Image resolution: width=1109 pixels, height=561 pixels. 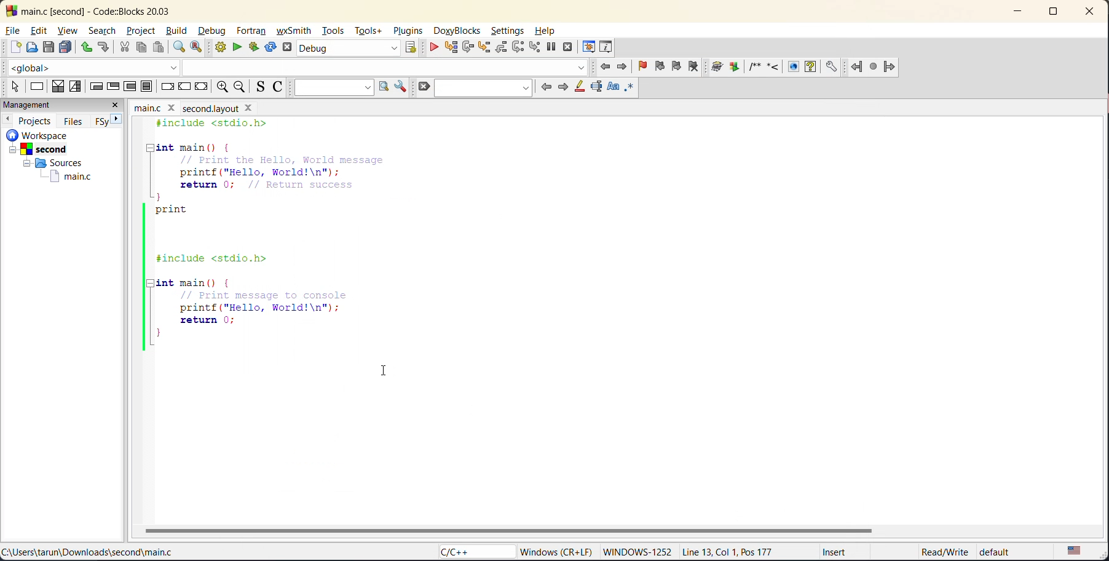 I want to click on toggle source, so click(x=262, y=87).